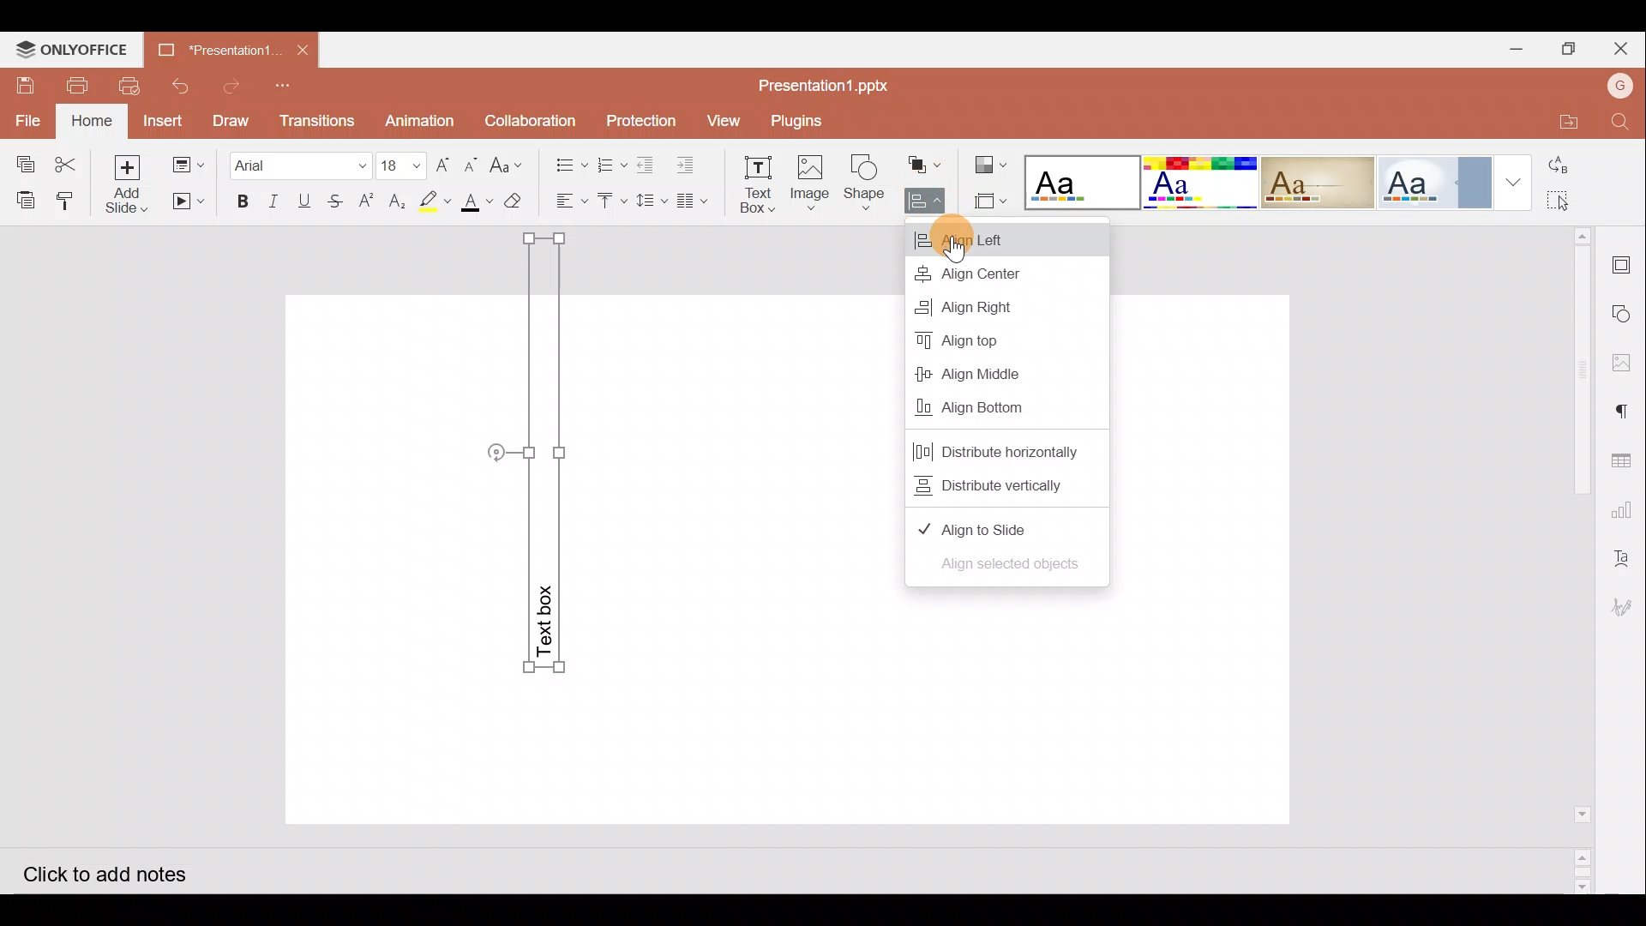 This screenshot has height=926, width=1646. I want to click on Underline, so click(304, 200).